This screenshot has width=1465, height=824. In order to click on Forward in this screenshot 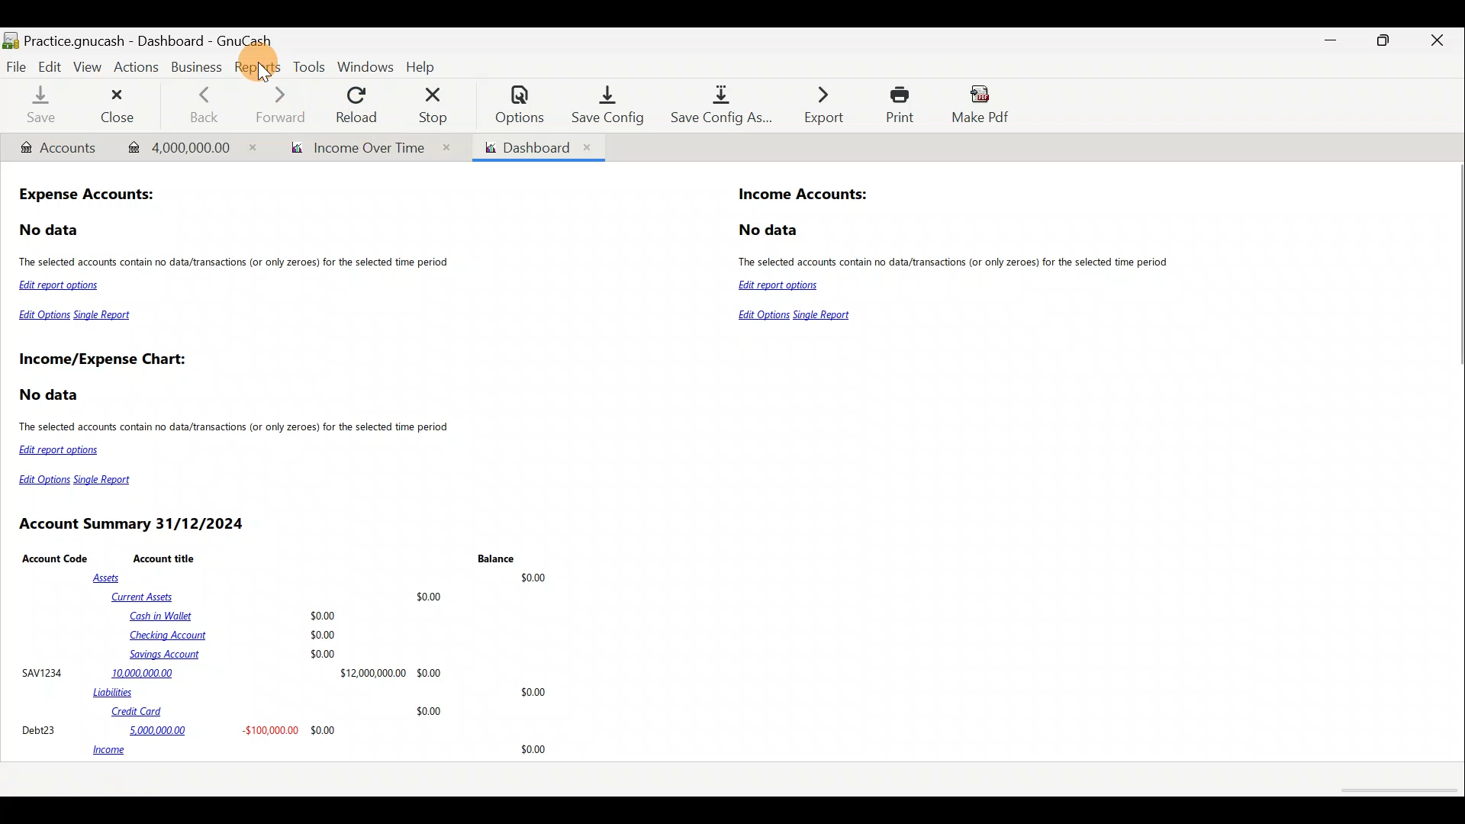, I will do `click(286, 105)`.